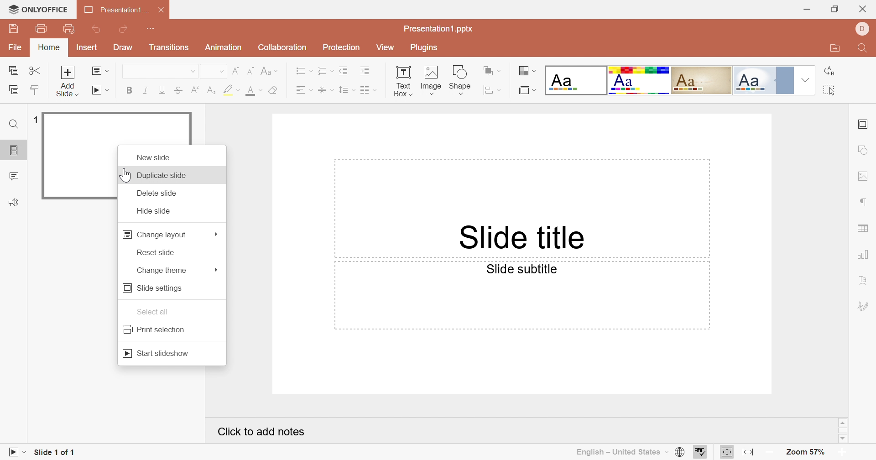 This screenshot has height=460, width=876. I want to click on Comment, so click(13, 176).